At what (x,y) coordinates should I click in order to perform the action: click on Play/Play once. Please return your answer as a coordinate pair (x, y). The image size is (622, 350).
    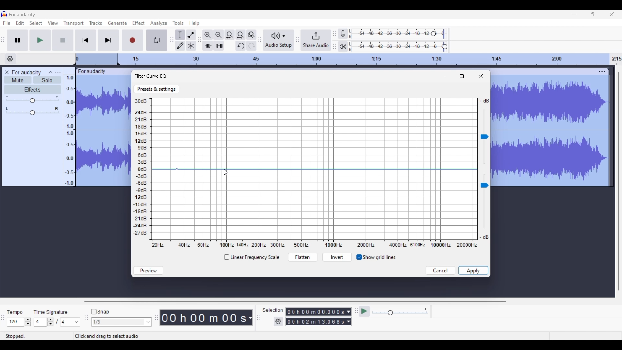
    Looking at the image, I should click on (40, 40).